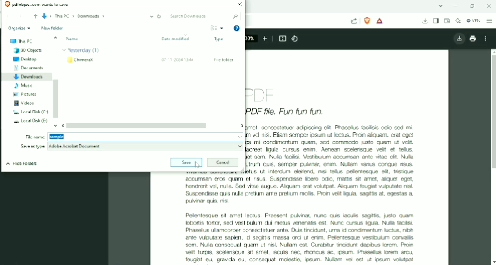  Describe the element at coordinates (9, 16) in the screenshot. I see `Back` at that location.